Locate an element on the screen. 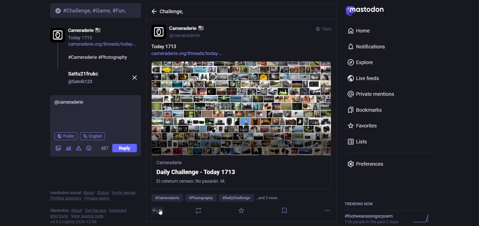  and 2 more is located at coordinates (272, 198).